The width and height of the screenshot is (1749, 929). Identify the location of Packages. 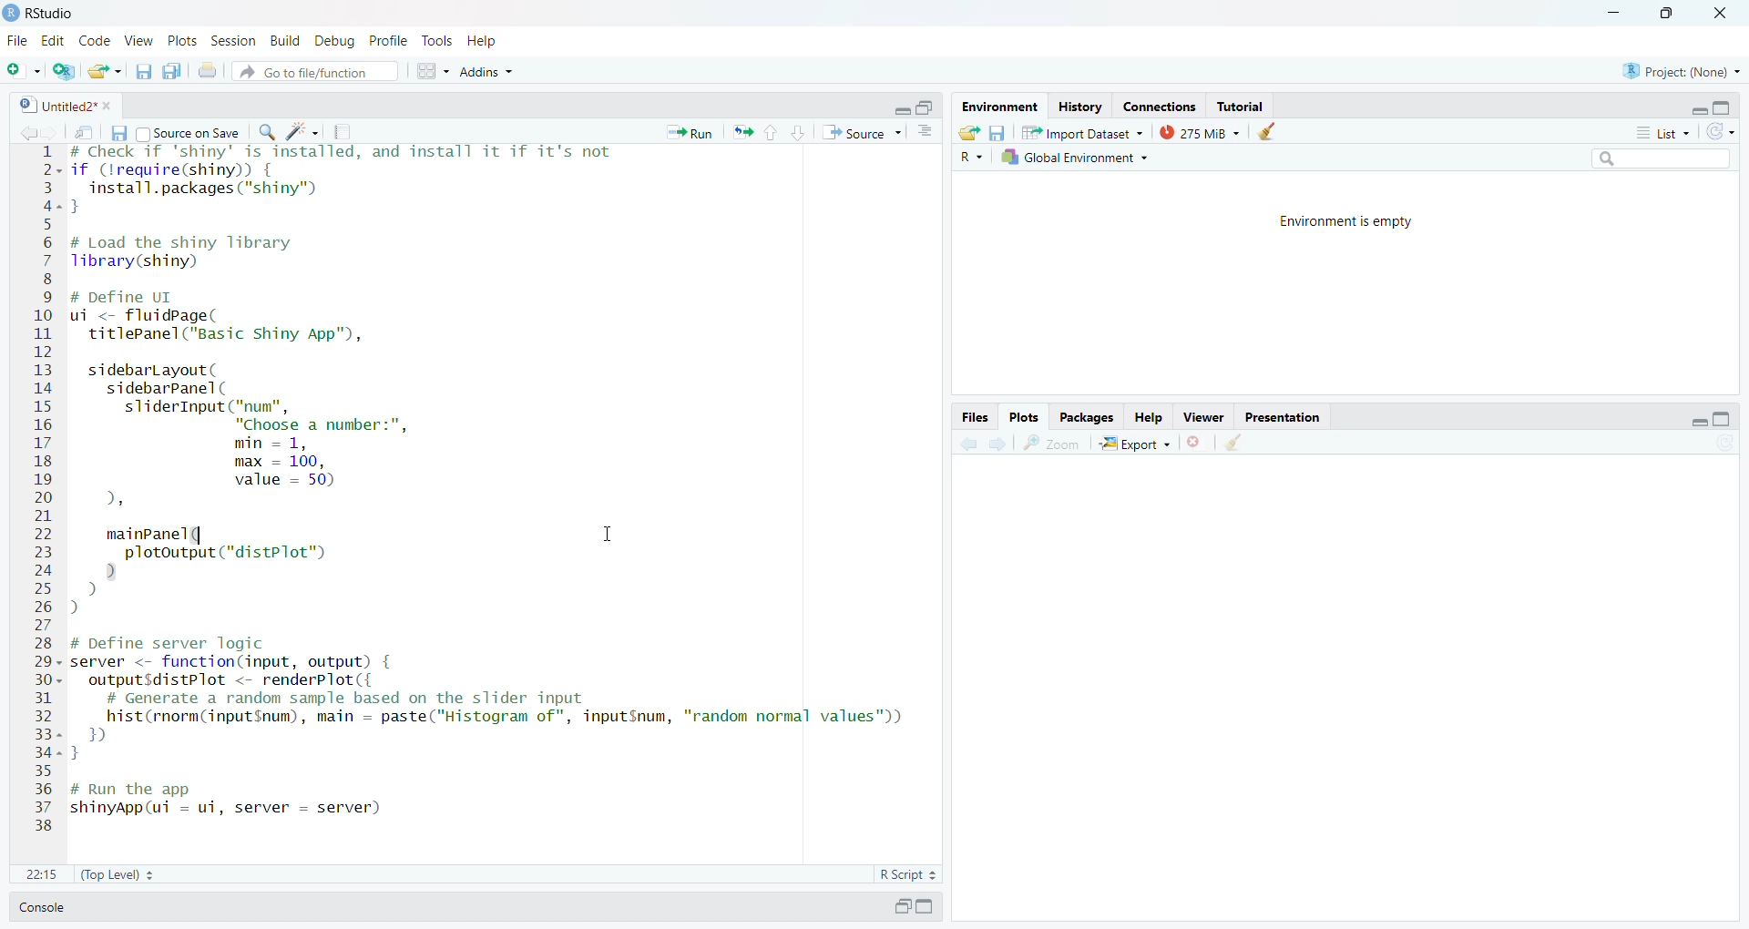
(1086, 418).